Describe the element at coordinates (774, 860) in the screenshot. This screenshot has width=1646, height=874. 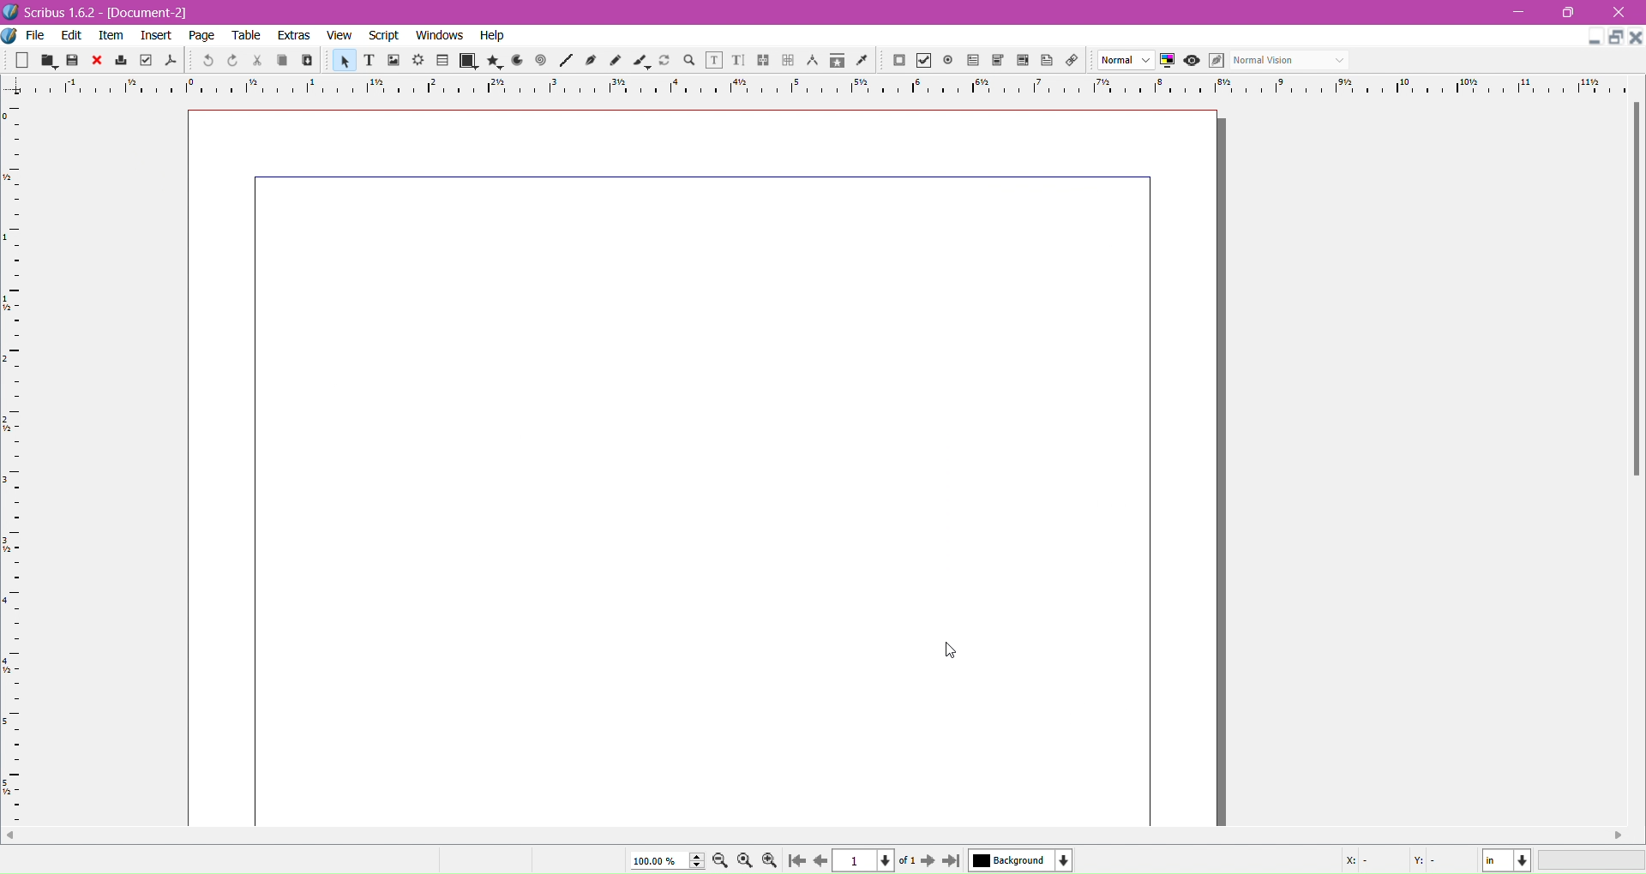
I see `zoom icon` at that location.